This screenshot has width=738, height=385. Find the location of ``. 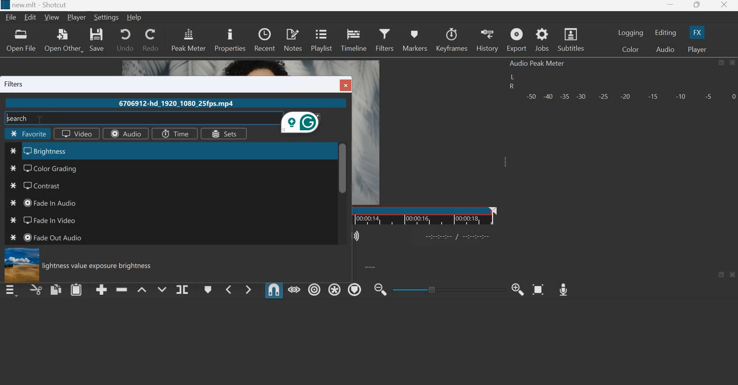

 is located at coordinates (347, 85).